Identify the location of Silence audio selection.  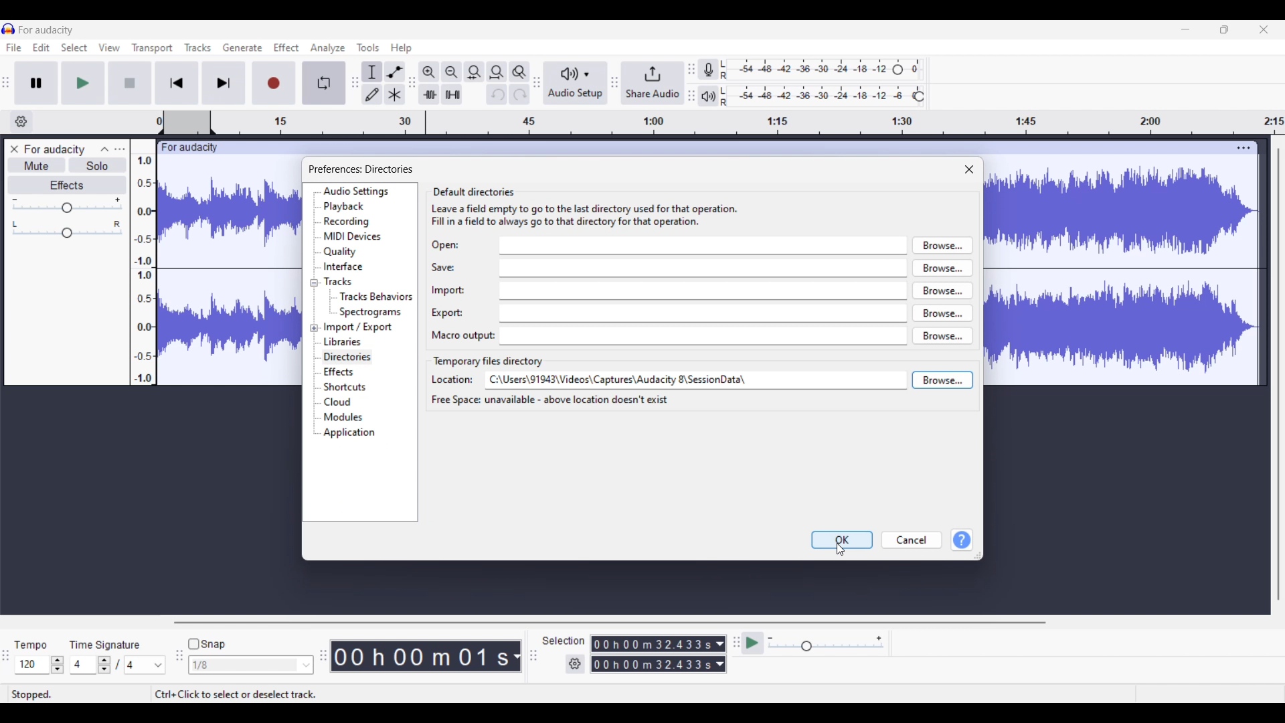
(452, 94).